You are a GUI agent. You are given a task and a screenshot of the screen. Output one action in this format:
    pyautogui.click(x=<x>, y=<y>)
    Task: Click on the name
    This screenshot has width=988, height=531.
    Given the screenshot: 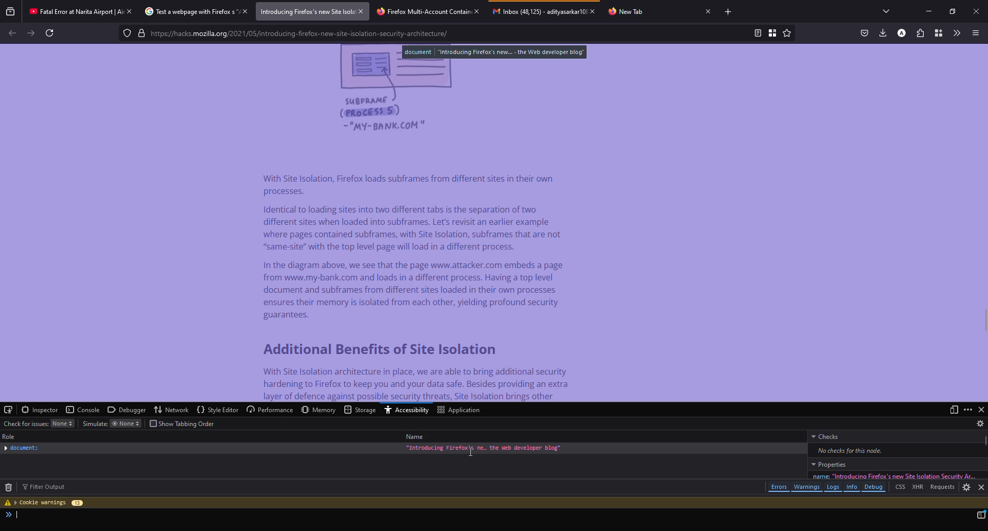 What is the action you would take?
    pyautogui.click(x=415, y=437)
    